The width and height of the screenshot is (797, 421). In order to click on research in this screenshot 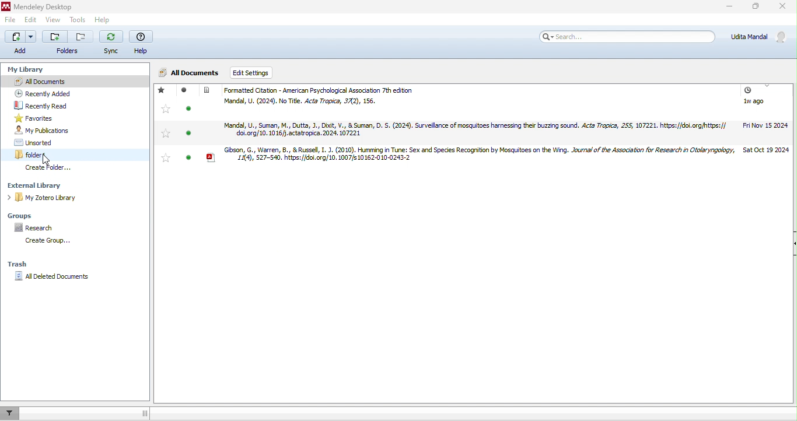, I will do `click(36, 227)`.